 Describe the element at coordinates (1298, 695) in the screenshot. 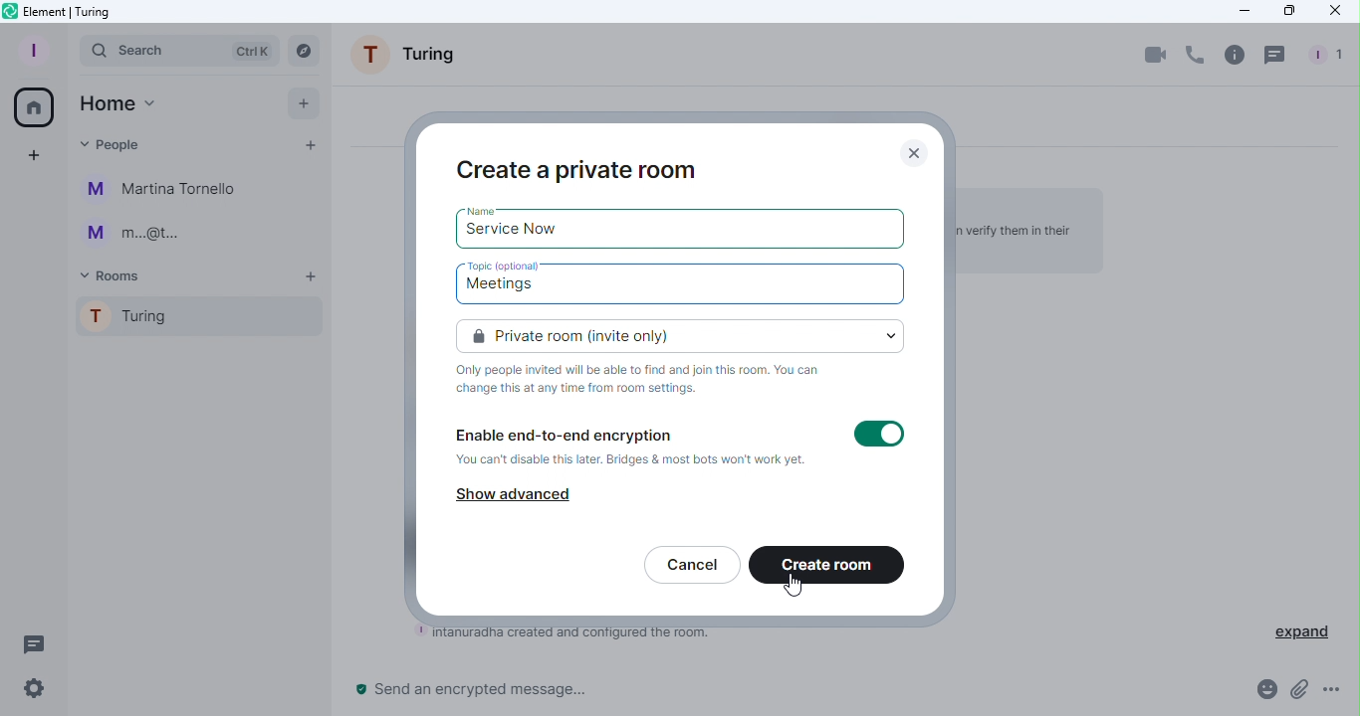

I see `Attachment` at that location.